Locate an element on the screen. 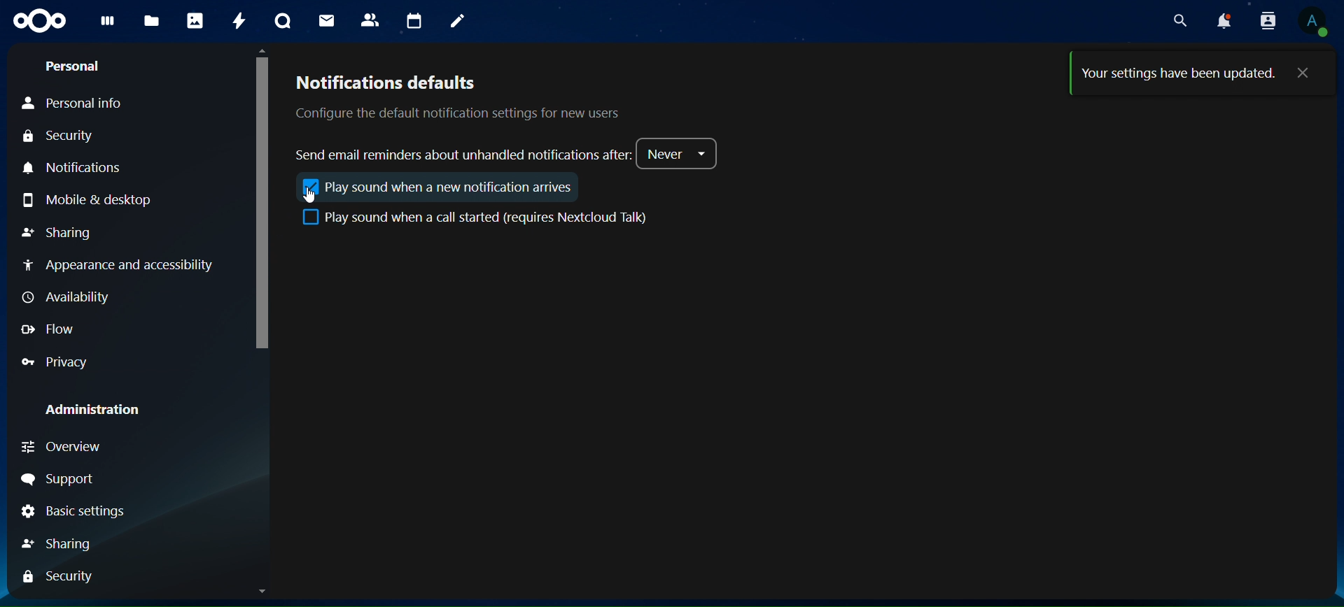 Image resolution: width=1344 pixels, height=607 pixels. contacts is located at coordinates (370, 21).